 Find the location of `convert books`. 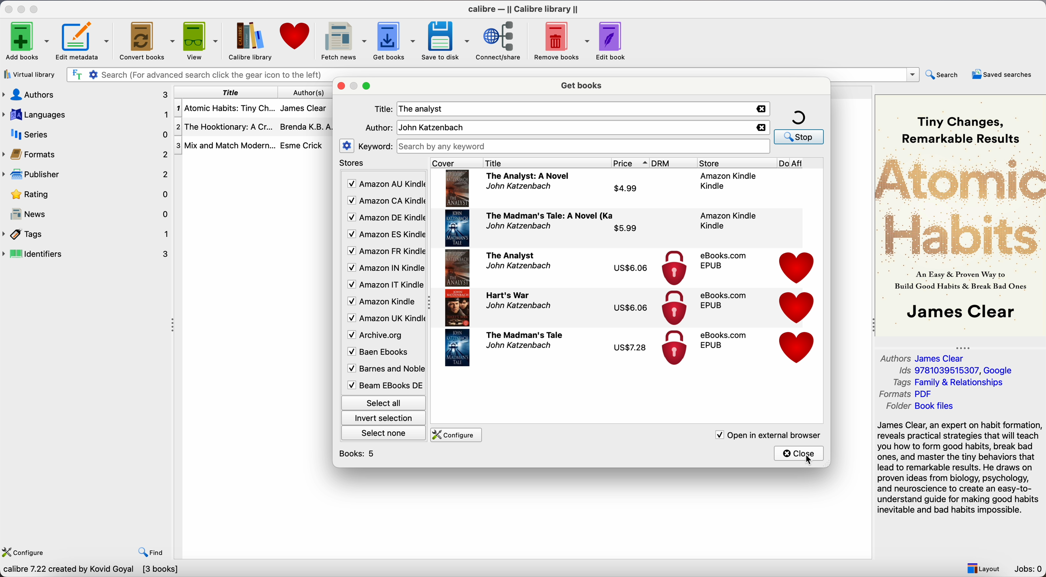

convert books is located at coordinates (146, 40).